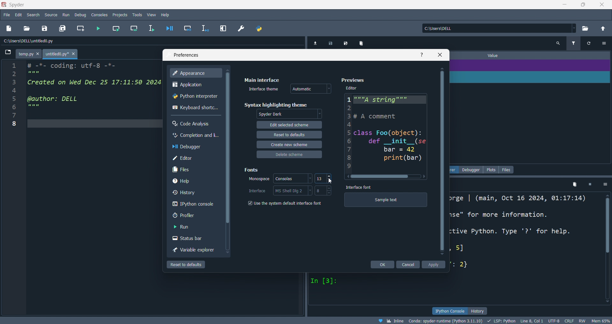 Image resolution: width=612 pixels, height=324 pixels. What do you see at coordinates (565, 6) in the screenshot?
I see `minimize` at bounding box center [565, 6].